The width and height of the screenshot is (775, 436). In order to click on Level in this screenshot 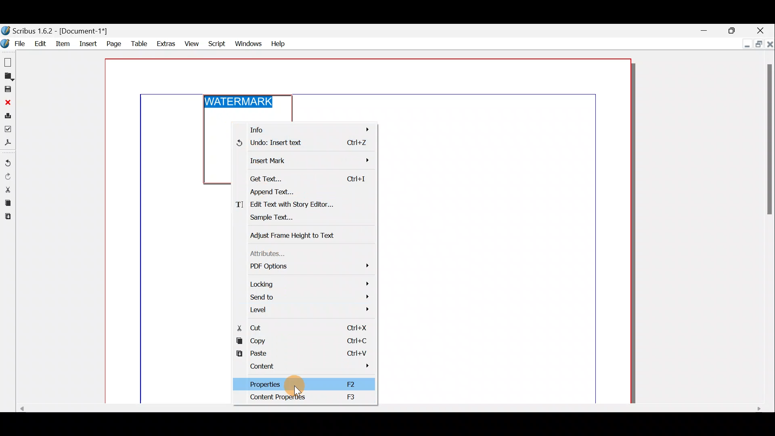, I will do `click(308, 308)`.